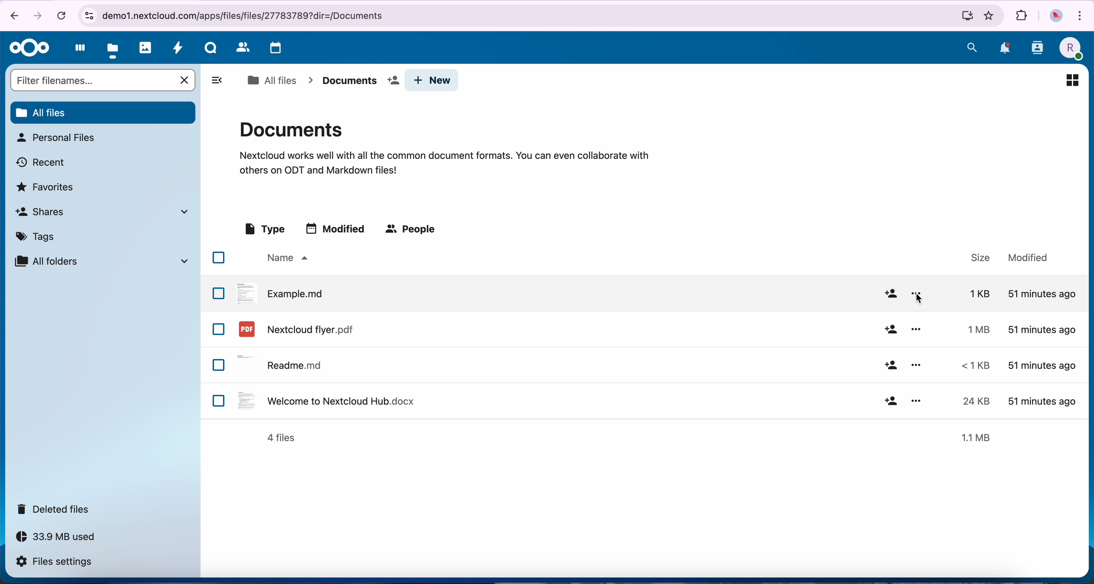 This screenshot has width=1094, height=584. Describe the element at coordinates (1041, 366) in the screenshot. I see `modified` at that location.